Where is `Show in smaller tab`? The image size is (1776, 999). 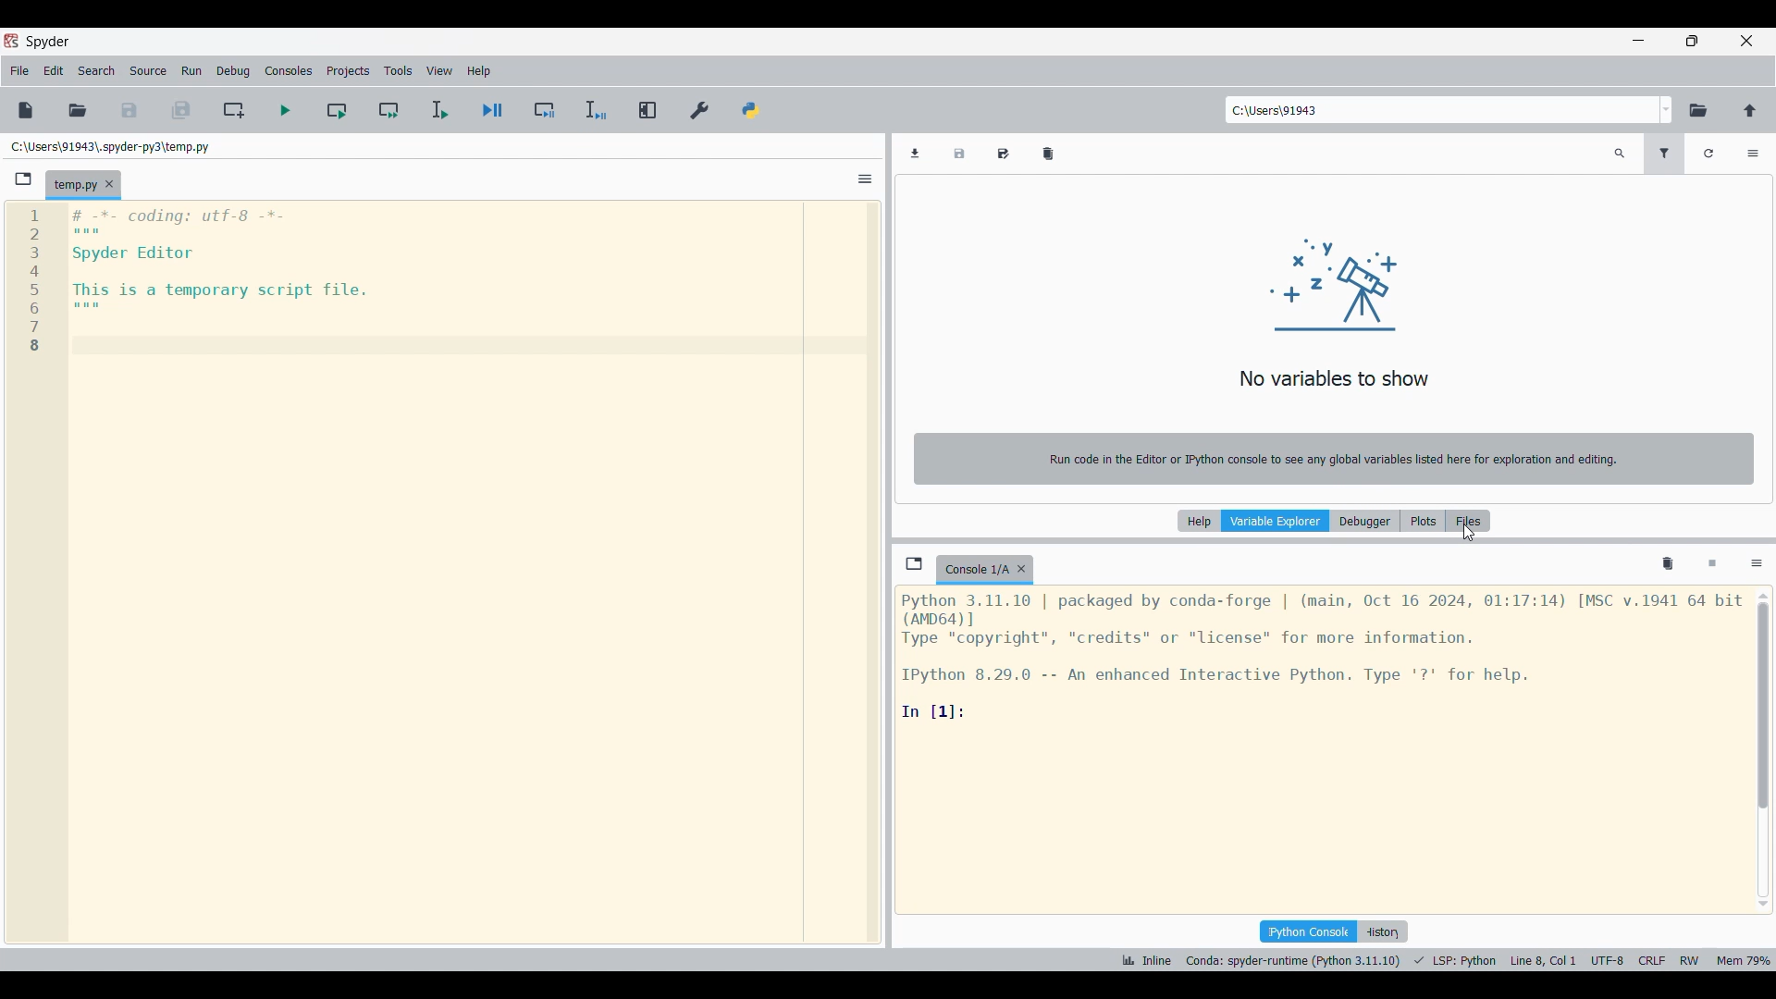 Show in smaller tab is located at coordinates (1692, 41).